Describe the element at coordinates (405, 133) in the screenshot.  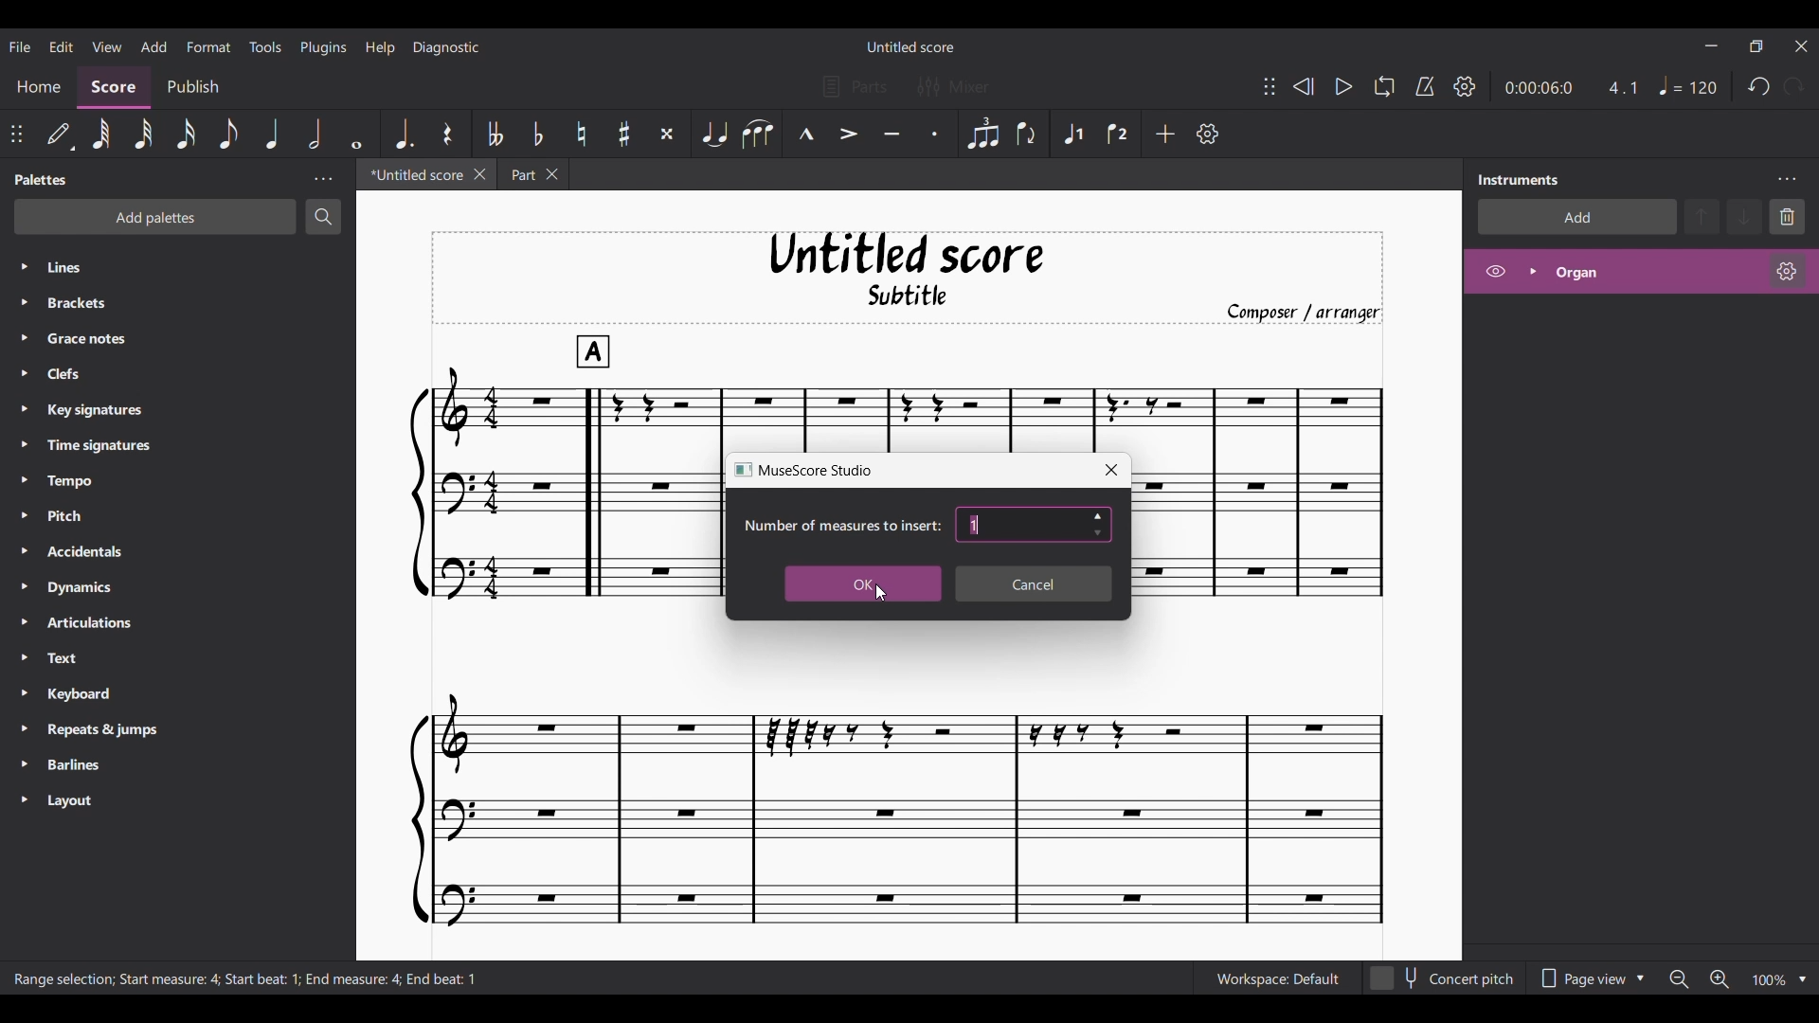
I see `Augmentation dot` at that location.